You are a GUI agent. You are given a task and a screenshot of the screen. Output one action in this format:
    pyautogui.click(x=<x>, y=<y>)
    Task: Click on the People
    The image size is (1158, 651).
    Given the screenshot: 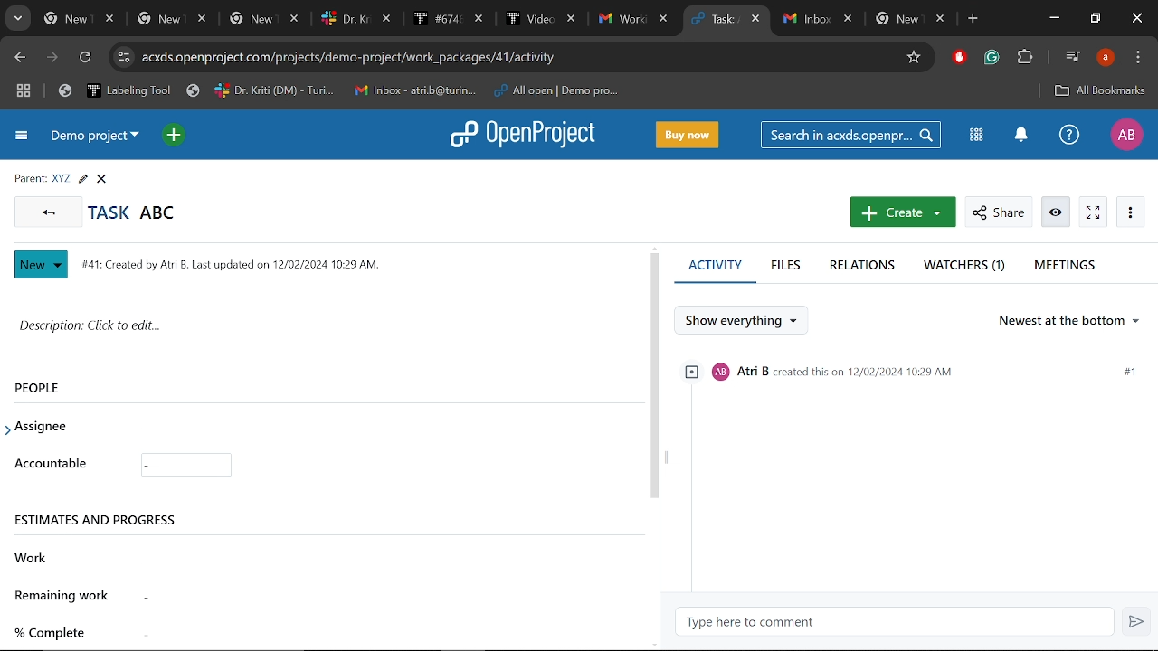 What is the action you would take?
    pyautogui.click(x=90, y=388)
    